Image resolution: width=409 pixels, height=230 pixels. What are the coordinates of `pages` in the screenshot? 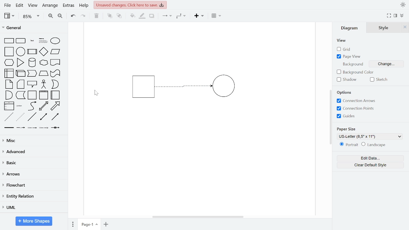 It's located at (72, 223).